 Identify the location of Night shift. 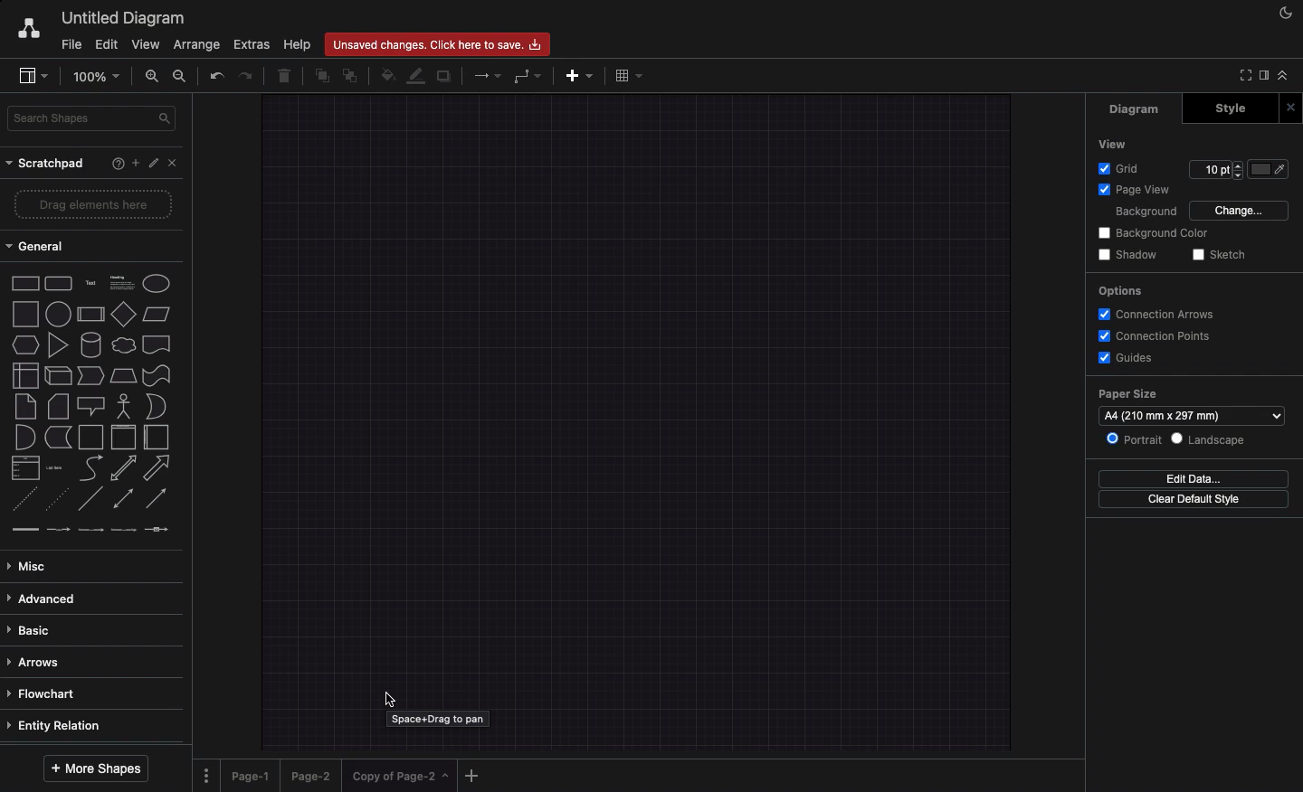
(1289, 14).